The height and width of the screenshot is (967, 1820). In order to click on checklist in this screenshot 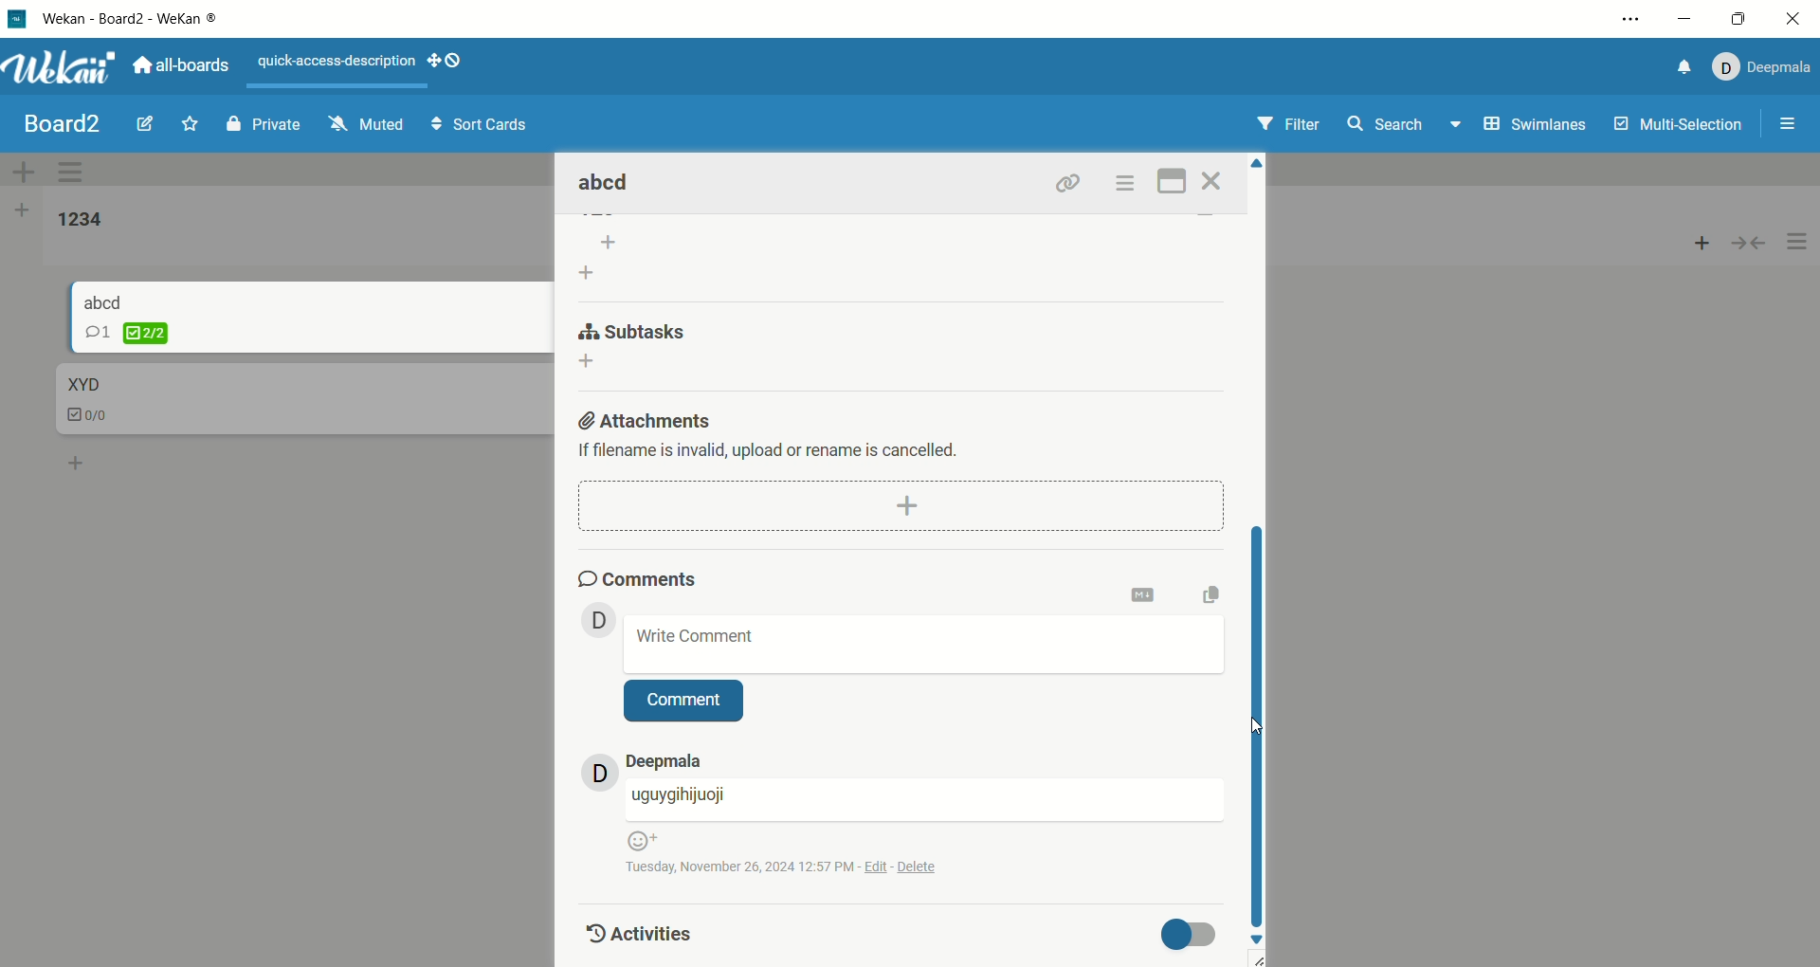, I will do `click(127, 333)`.